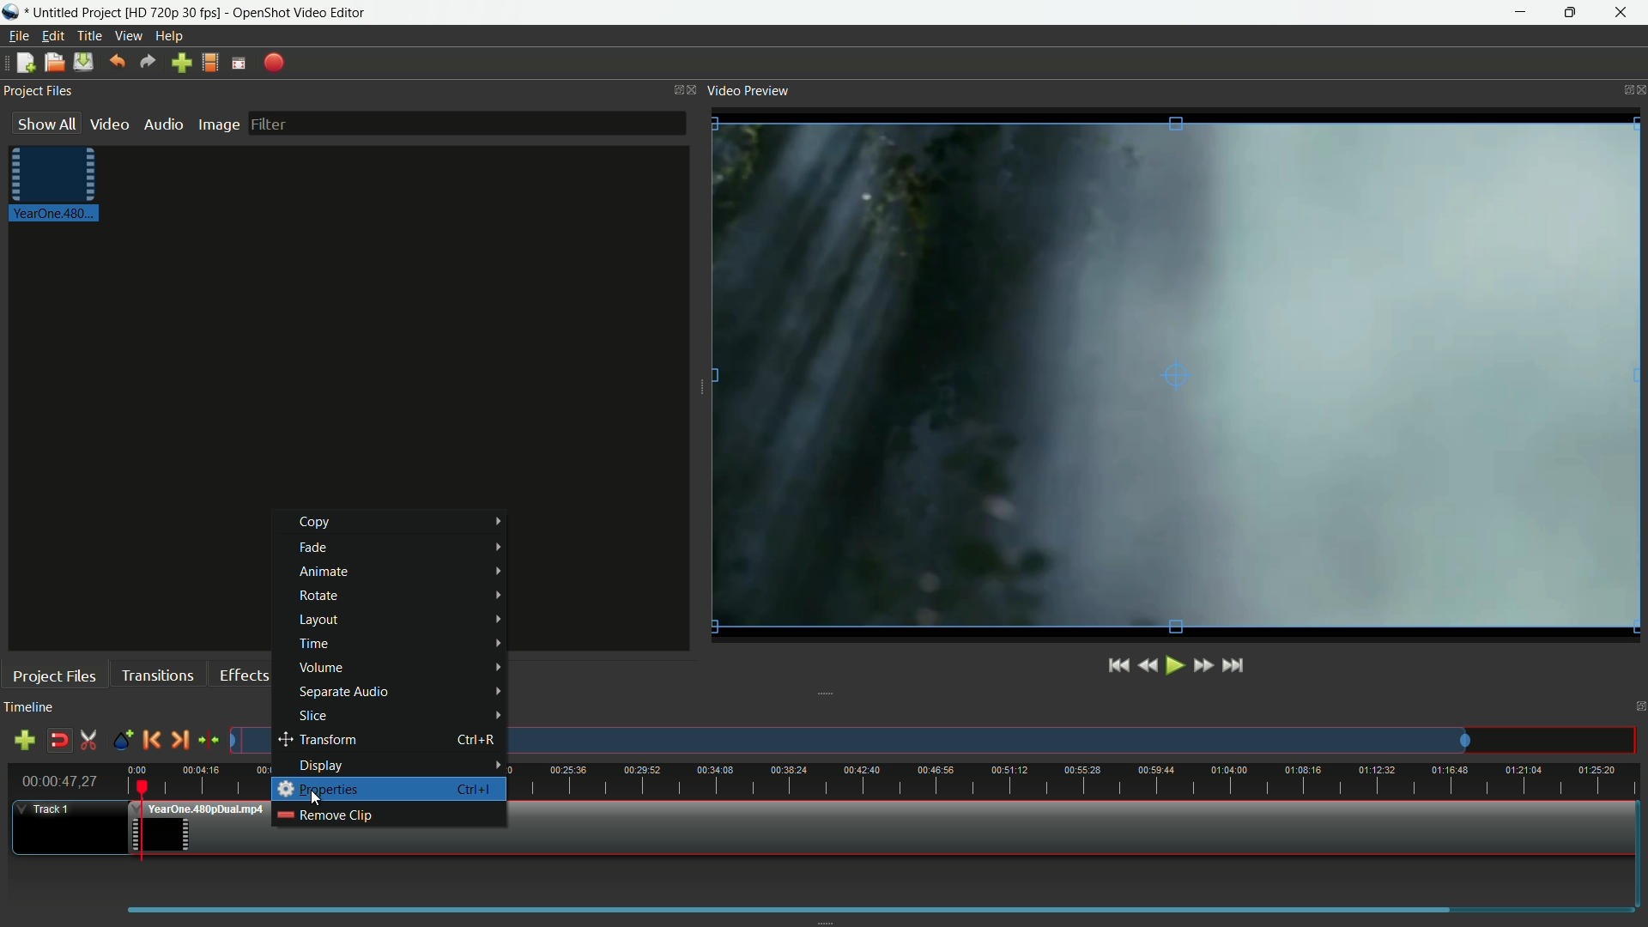 The image size is (1648, 927). What do you see at coordinates (148, 63) in the screenshot?
I see `redo` at bounding box center [148, 63].